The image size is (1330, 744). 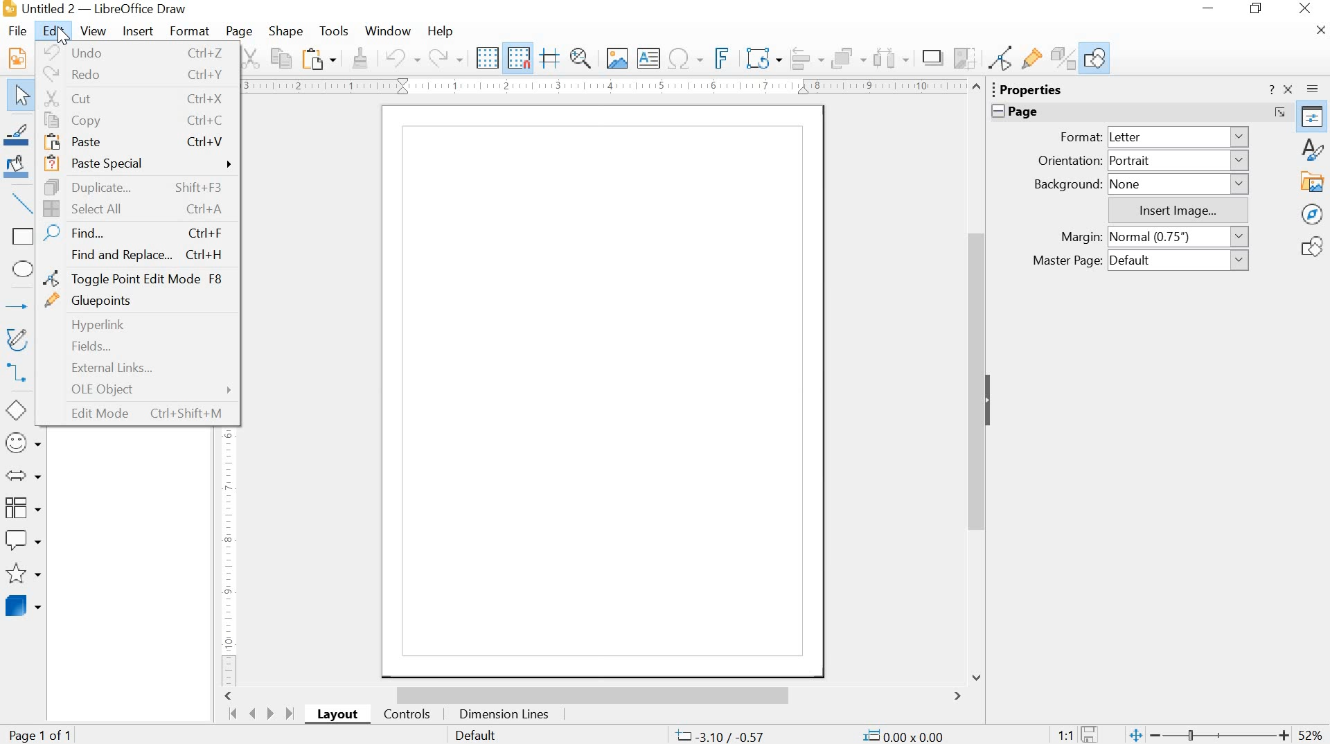 I want to click on Rectangle (double click for multi-selection), so click(x=23, y=236).